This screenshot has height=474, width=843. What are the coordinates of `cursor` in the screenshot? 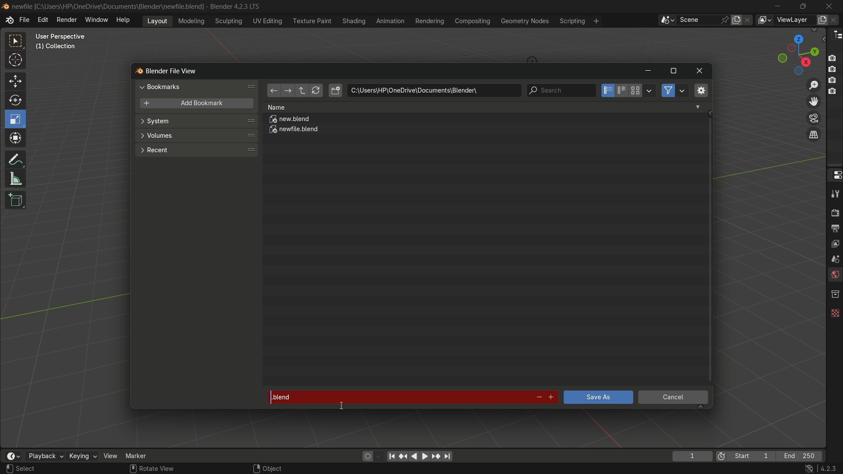 It's located at (16, 61).